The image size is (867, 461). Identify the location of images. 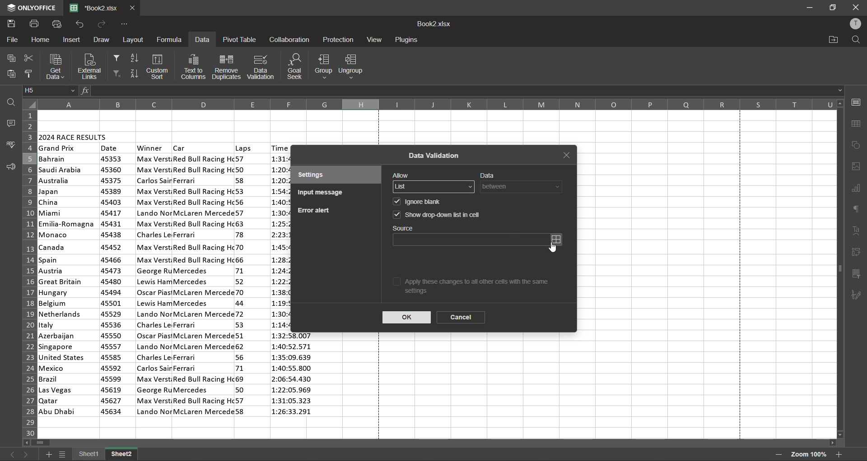
(857, 166).